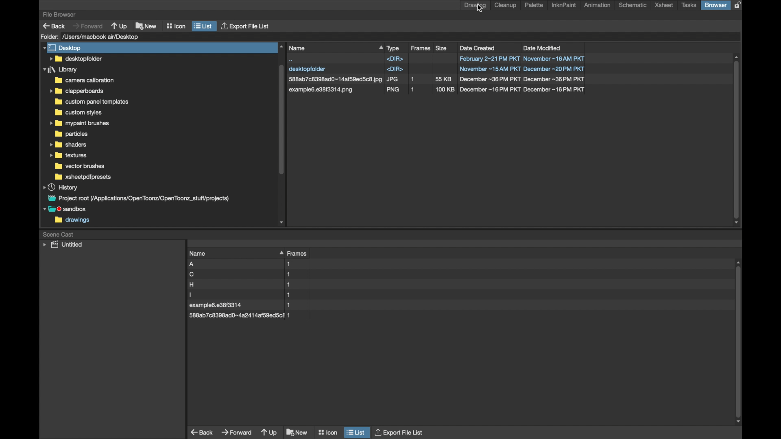 The height and width of the screenshot is (439, 781). I want to click on list, so click(356, 432).